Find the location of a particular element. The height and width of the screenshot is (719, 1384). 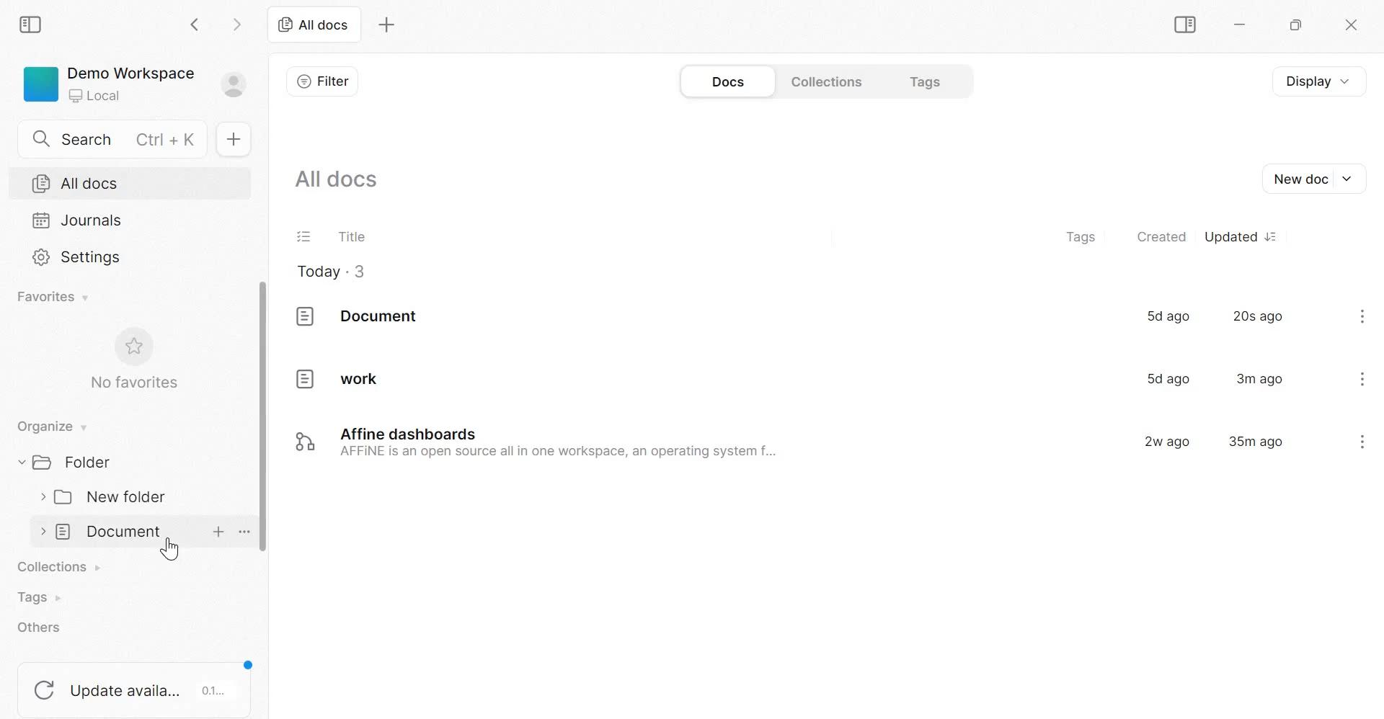

5d ago is located at coordinates (1168, 315).